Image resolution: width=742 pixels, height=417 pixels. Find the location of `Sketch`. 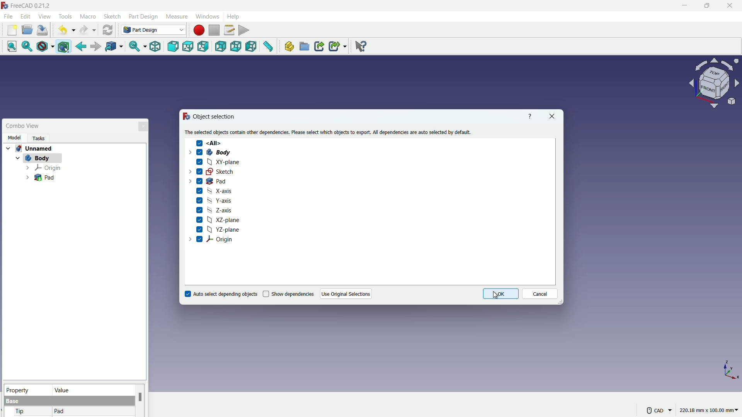

Sketch is located at coordinates (217, 171).